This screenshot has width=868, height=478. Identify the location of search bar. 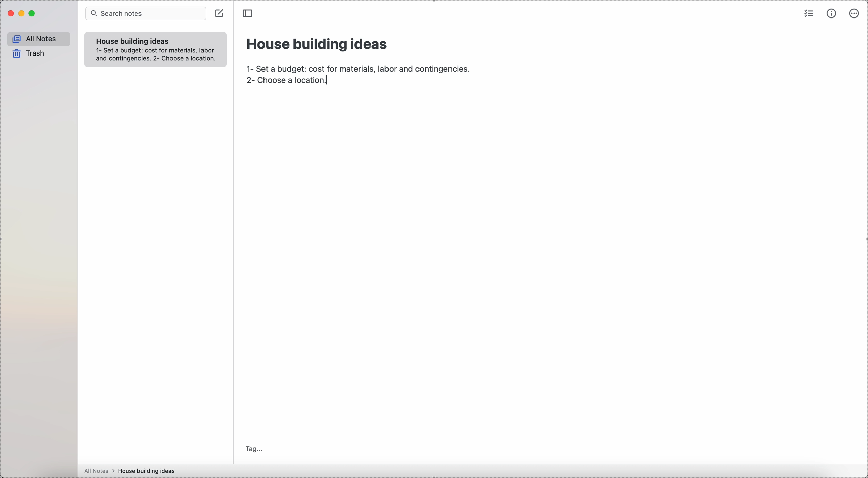
(145, 14).